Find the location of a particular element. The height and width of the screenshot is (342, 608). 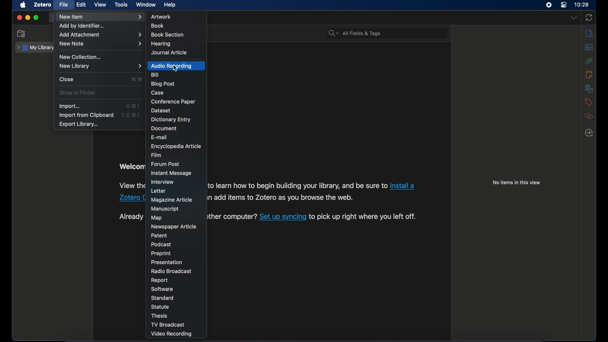

link is located at coordinates (280, 198).